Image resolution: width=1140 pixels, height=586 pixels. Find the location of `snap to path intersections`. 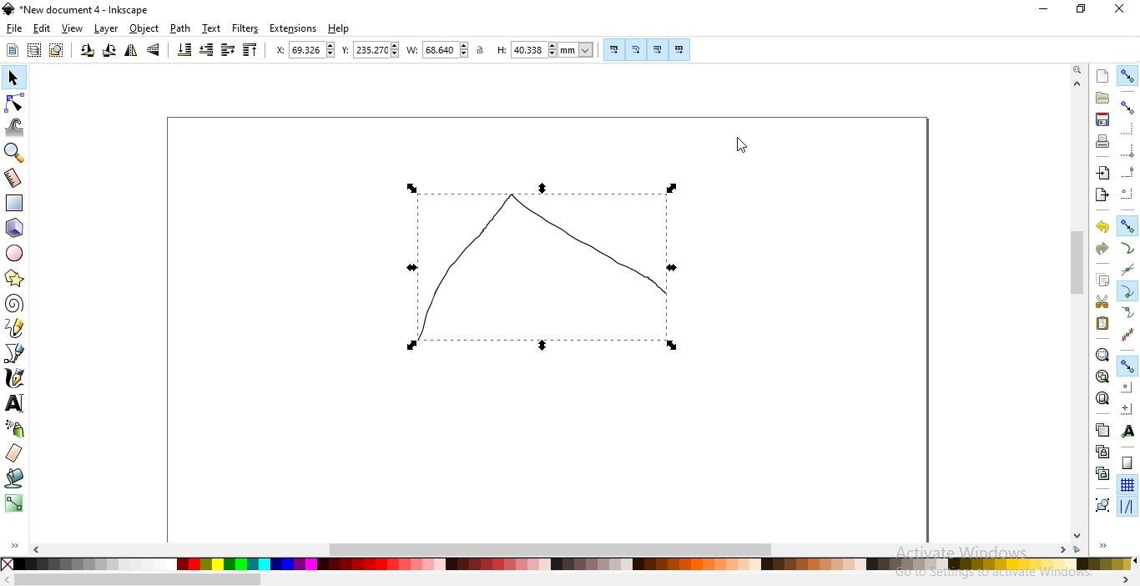

snap to path intersections is located at coordinates (1125, 269).